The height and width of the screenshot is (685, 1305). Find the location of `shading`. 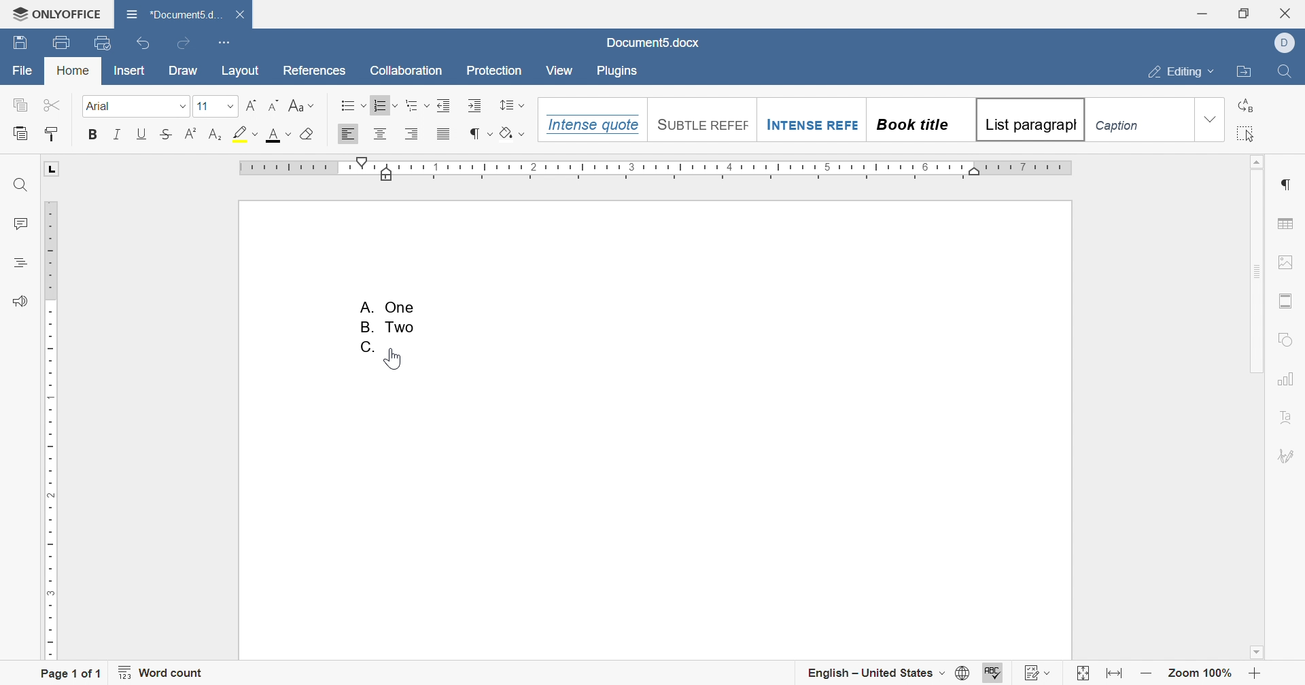

shading is located at coordinates (510, 132).